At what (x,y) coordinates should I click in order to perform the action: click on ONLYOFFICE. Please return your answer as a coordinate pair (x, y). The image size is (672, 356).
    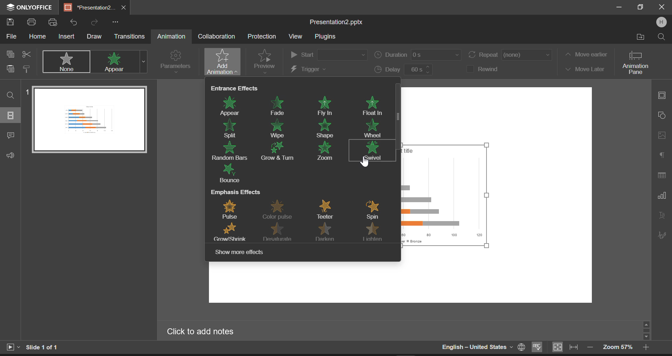
    Looking at the image, I should click on (28, 8).